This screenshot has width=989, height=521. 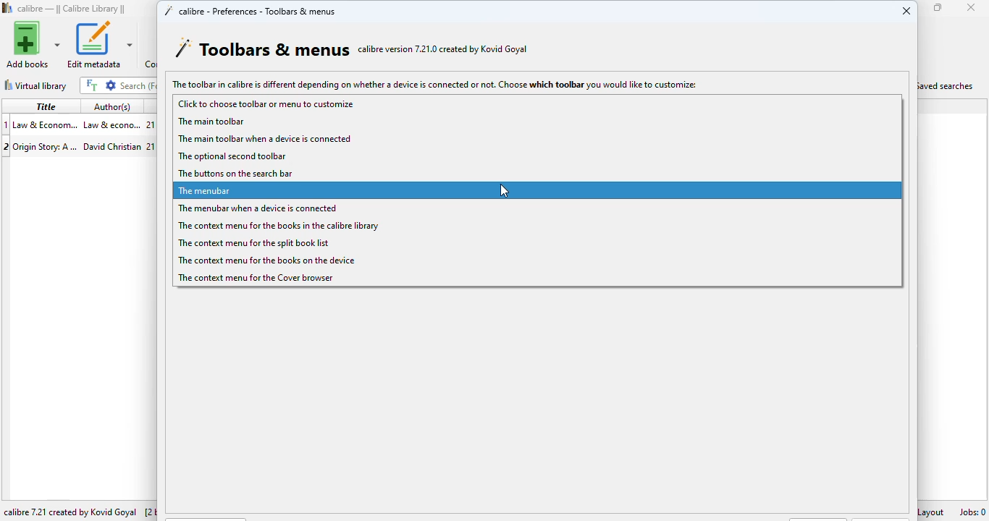 What do you see at coordinates (938, 7) in the screenshot?
I see `maximize` at bounding box center [938, 7].